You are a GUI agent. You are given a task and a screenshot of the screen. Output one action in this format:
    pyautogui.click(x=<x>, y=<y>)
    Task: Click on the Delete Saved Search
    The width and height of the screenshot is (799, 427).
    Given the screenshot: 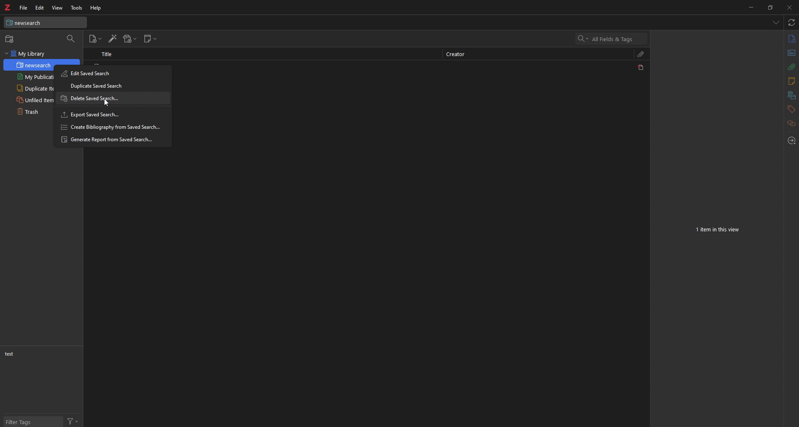 What is the action you would take?
    pyautogui.click(x=91, y=99)
    